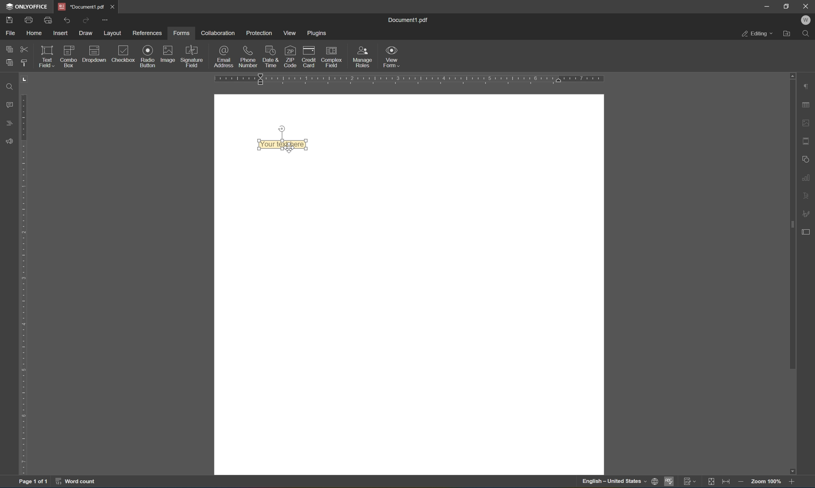 Image resolution: width=815 pixels, height=488 pixels. I want to click on spell checking, so click(670, 481).